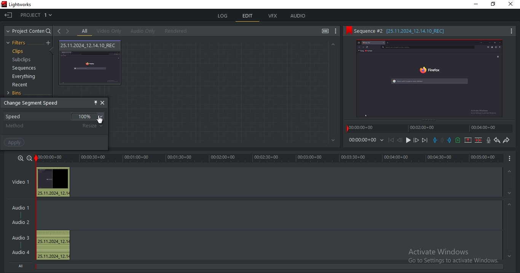 The width and height of the screenshot is (520, 273). I want to click on vfx, so click(274, 16).